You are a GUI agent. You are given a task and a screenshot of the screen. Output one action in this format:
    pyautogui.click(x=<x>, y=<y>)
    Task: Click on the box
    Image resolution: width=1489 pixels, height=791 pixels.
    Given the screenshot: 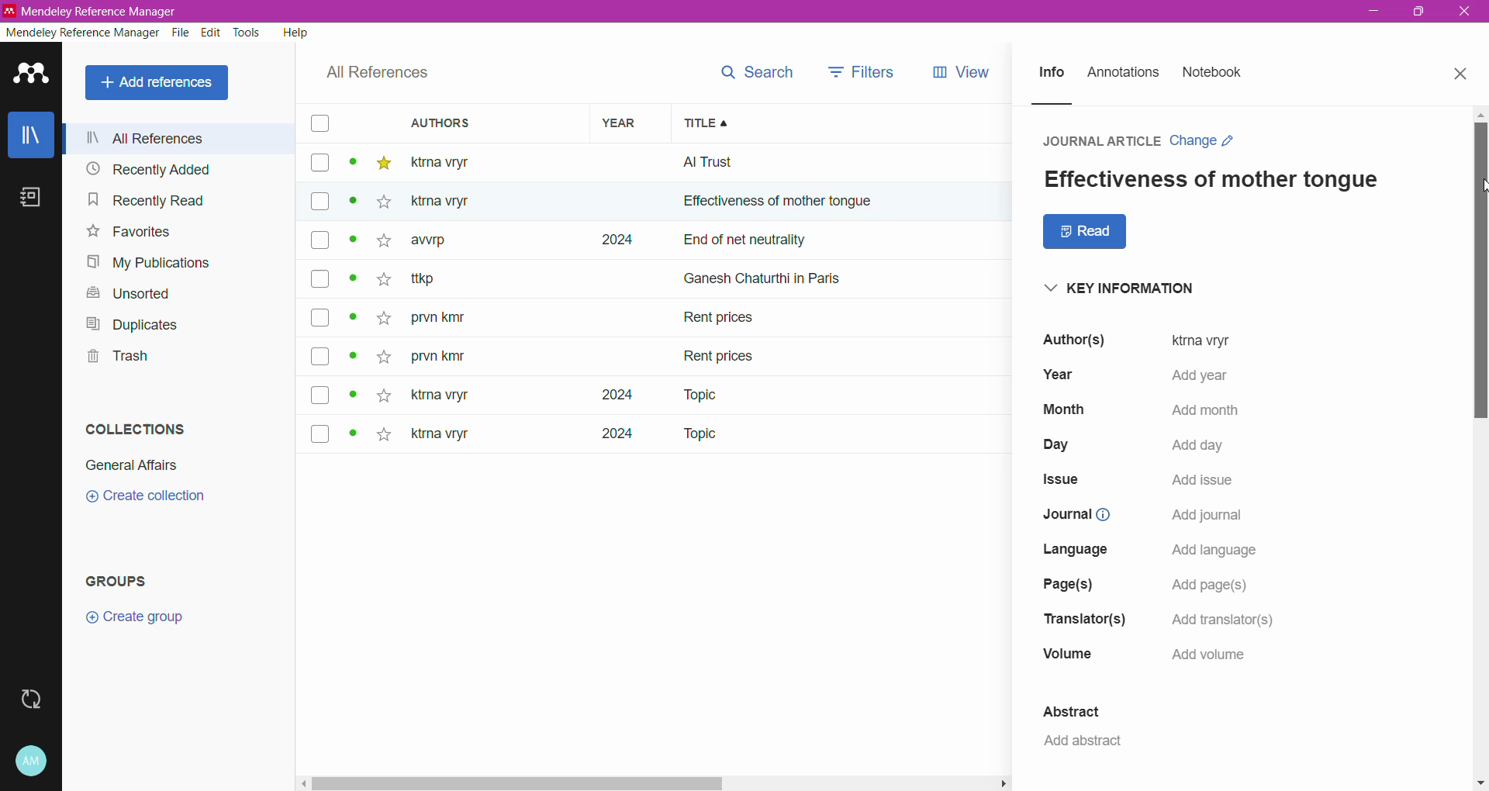 What is the action you would take?
    pyautogui.click(x=320, y=317)
    